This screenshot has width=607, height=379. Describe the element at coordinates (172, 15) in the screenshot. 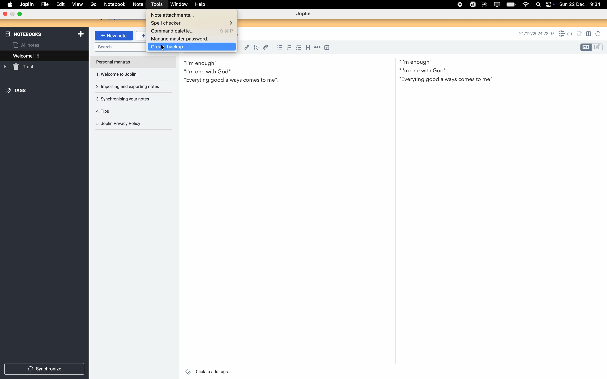

I see `note attachments` at that location.